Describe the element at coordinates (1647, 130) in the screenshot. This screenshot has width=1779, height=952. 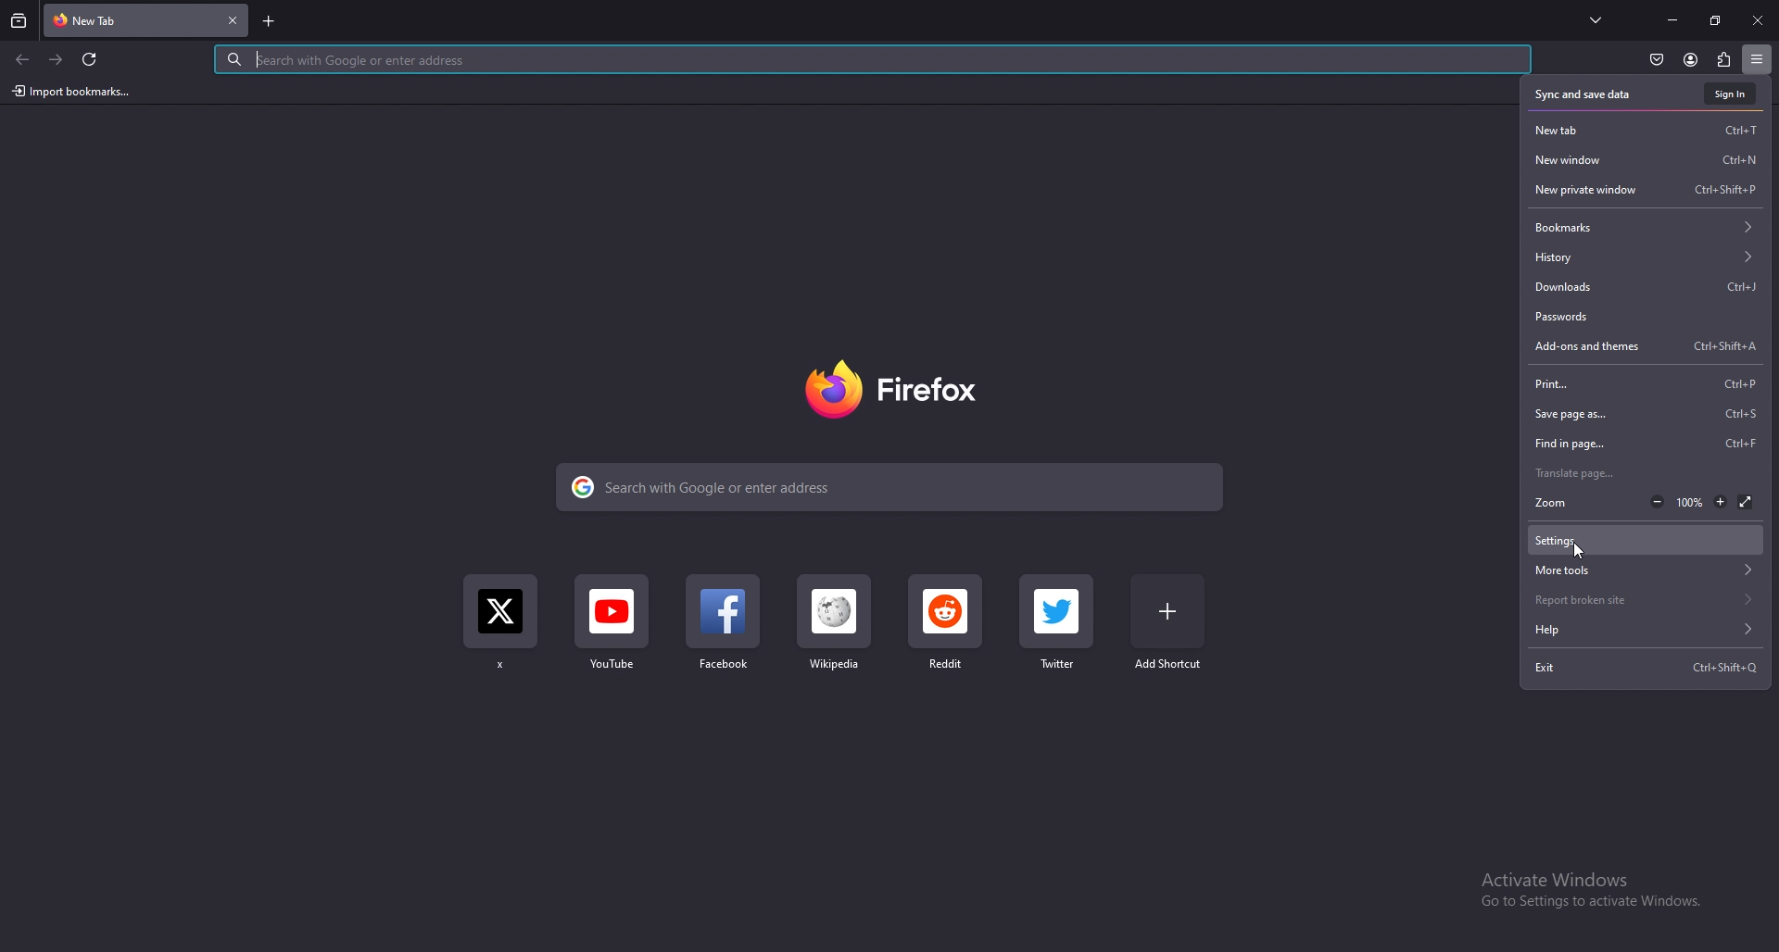
I see `new tab` at that location.